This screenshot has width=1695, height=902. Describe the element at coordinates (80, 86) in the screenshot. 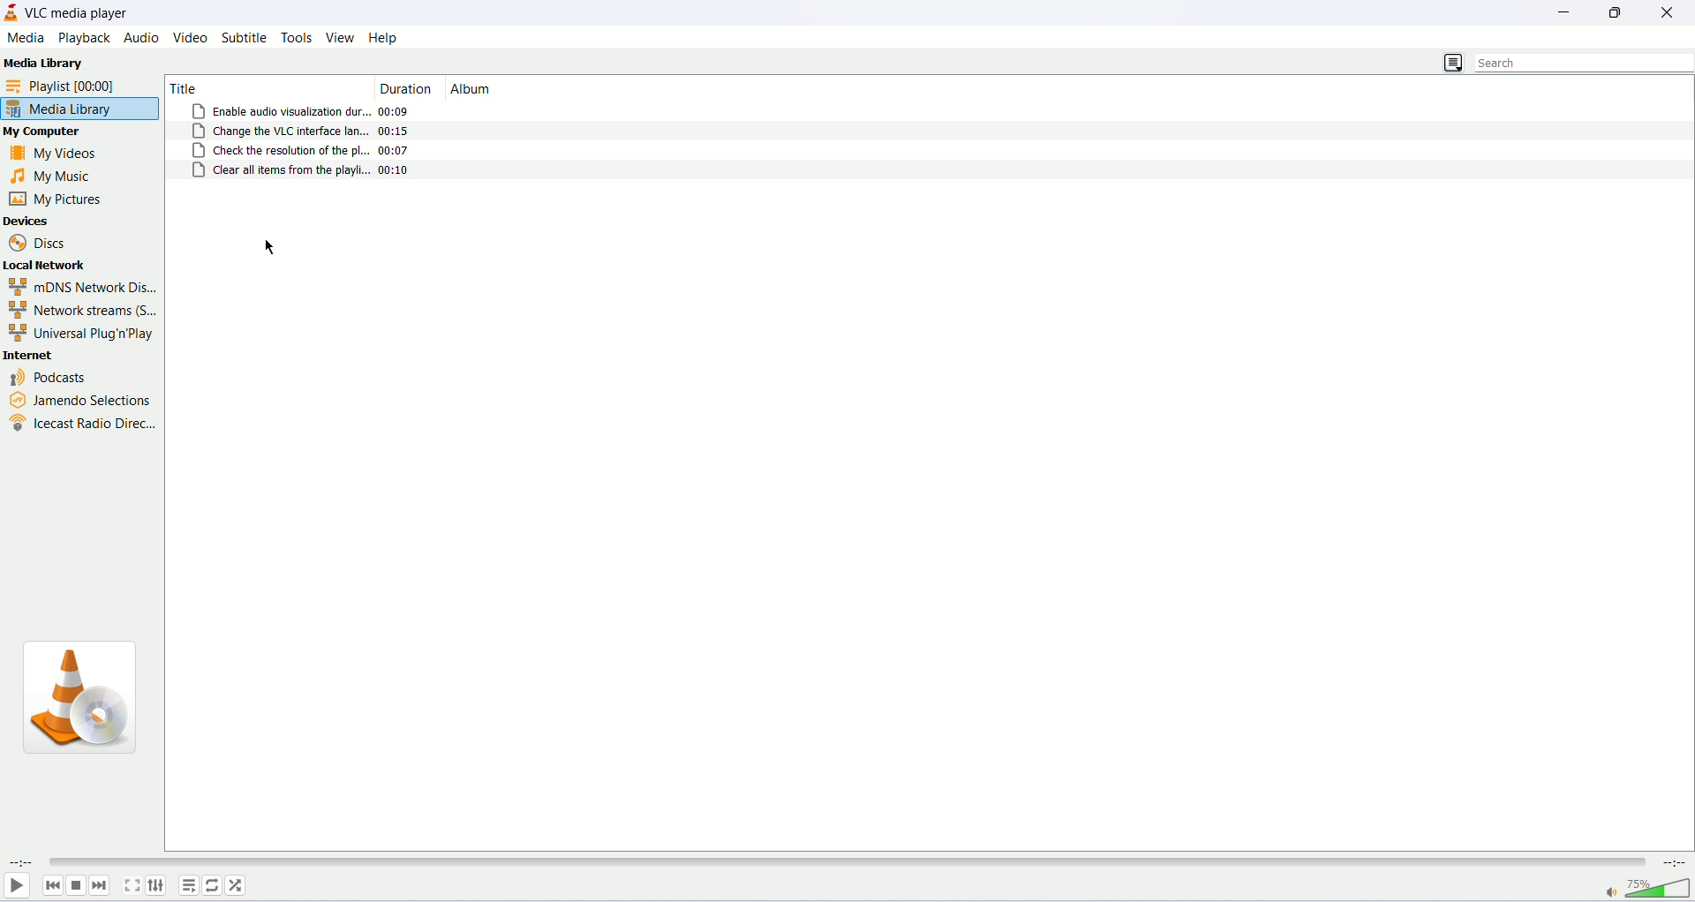

I see `playlist` at that location.